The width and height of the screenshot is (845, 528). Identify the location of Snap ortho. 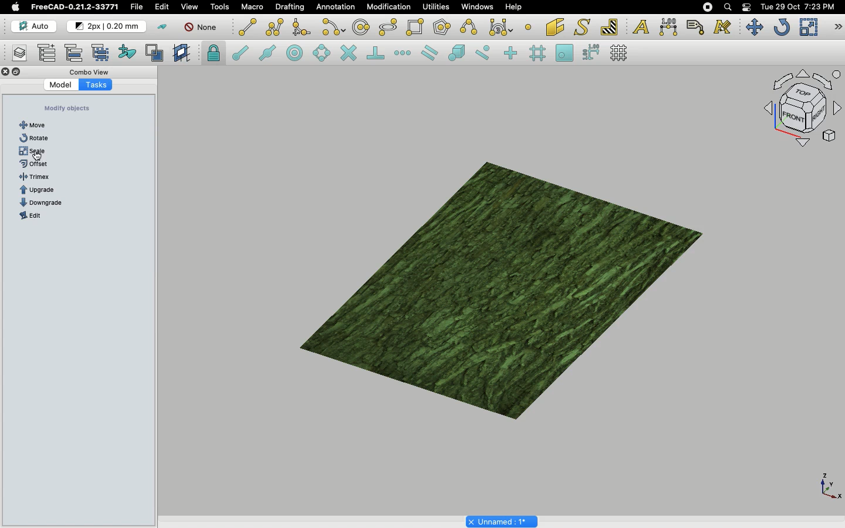
(507, 53).